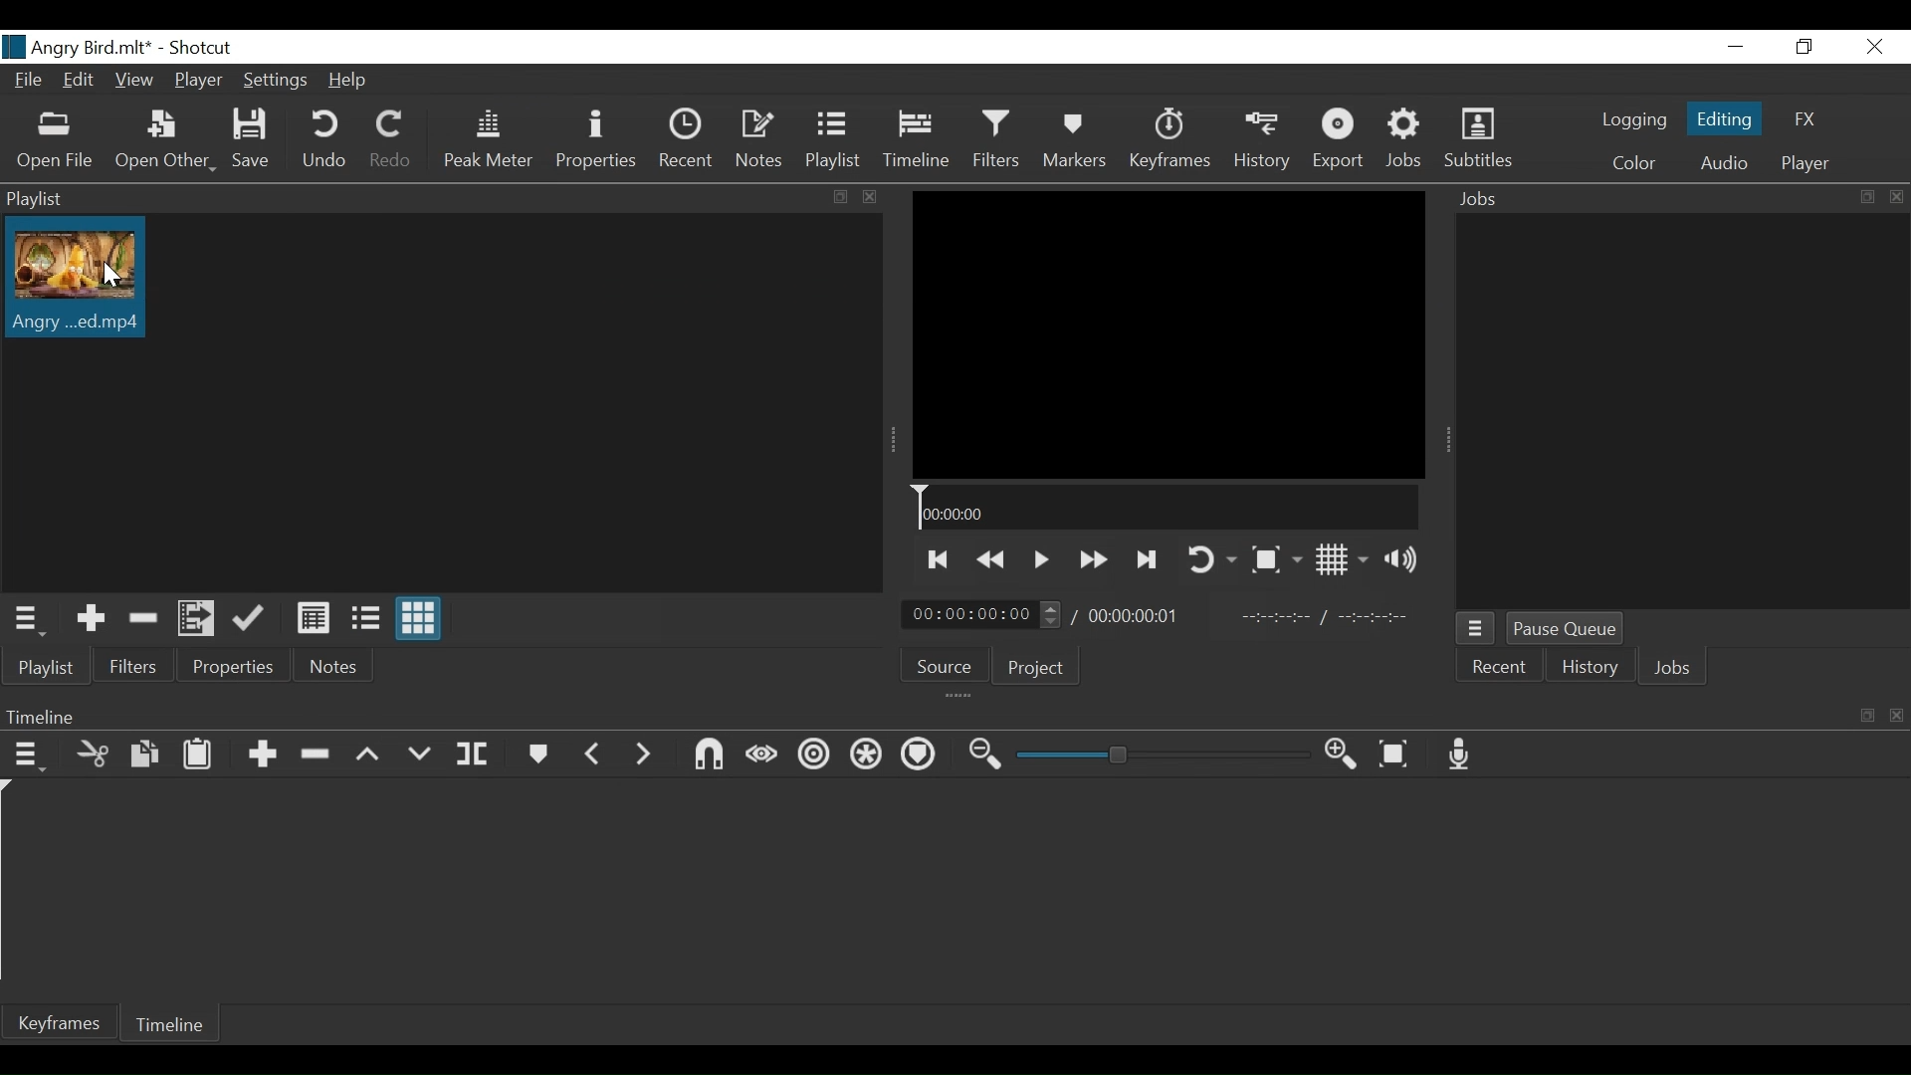 The width and height of the screenshot is (1911, 1075). I want to click on Peak Meter, so click(486, 139).